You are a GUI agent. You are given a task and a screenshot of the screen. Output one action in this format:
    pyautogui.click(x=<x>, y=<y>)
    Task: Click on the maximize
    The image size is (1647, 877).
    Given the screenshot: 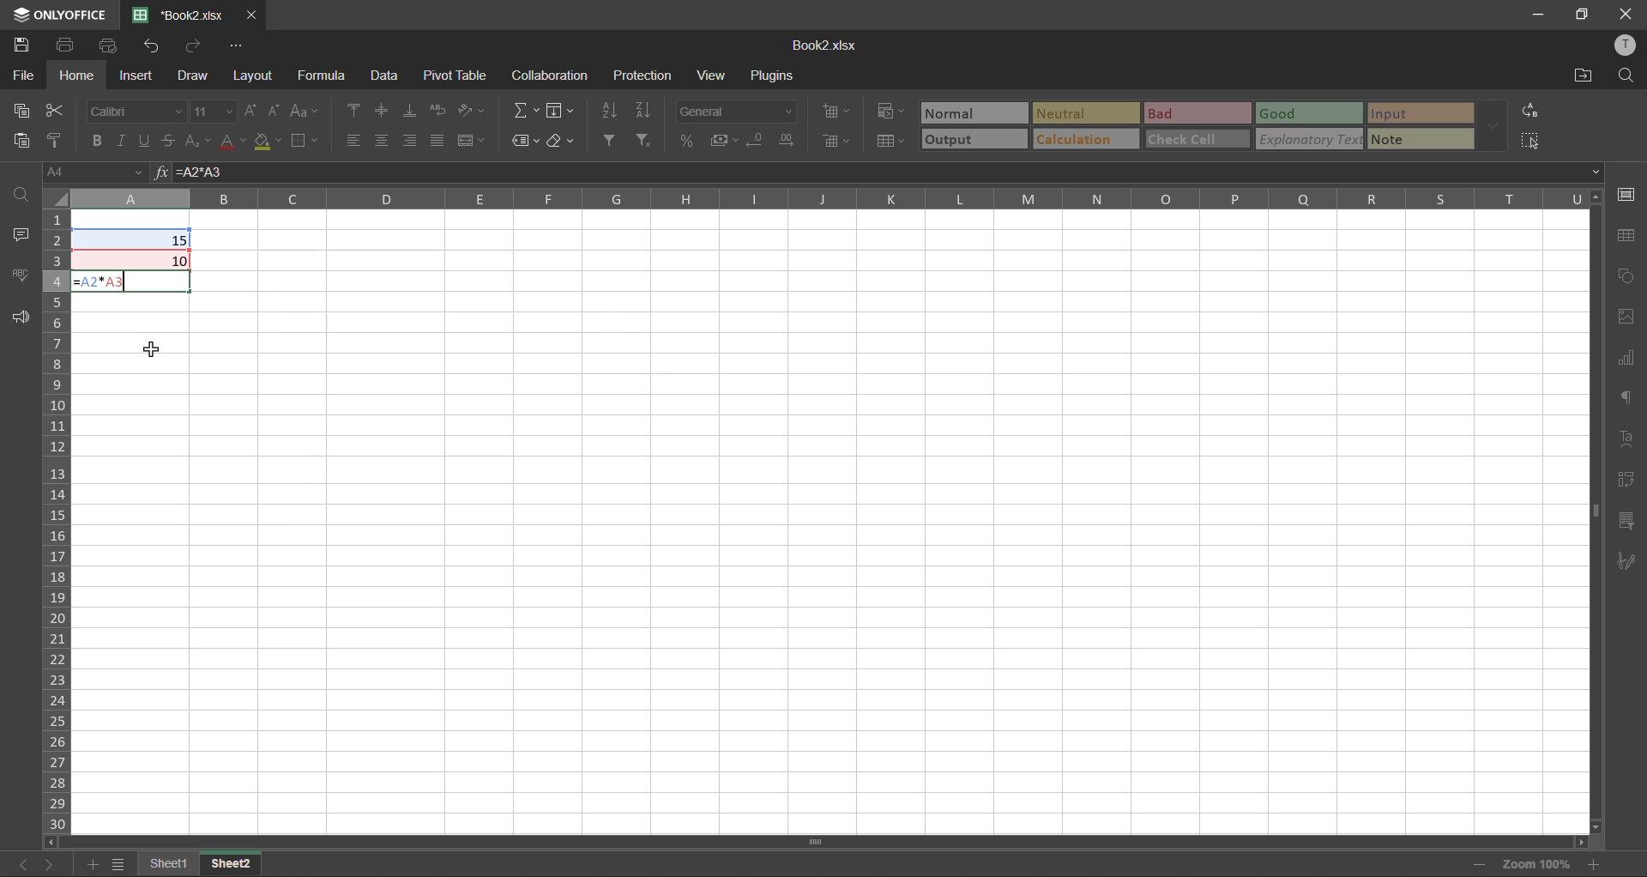 What is the action you would take?
    pyautogui.click(x=1582, y=15)
    